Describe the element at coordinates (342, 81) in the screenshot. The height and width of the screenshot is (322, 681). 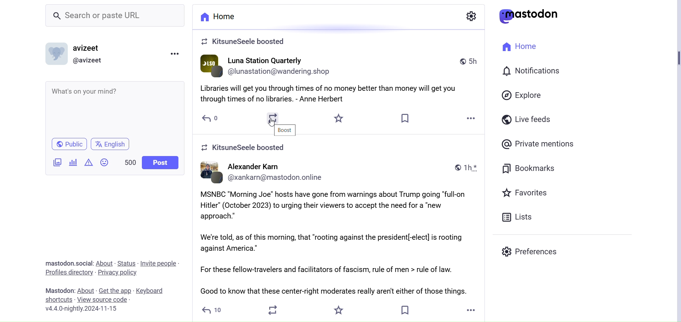
I see `Post` at that location.